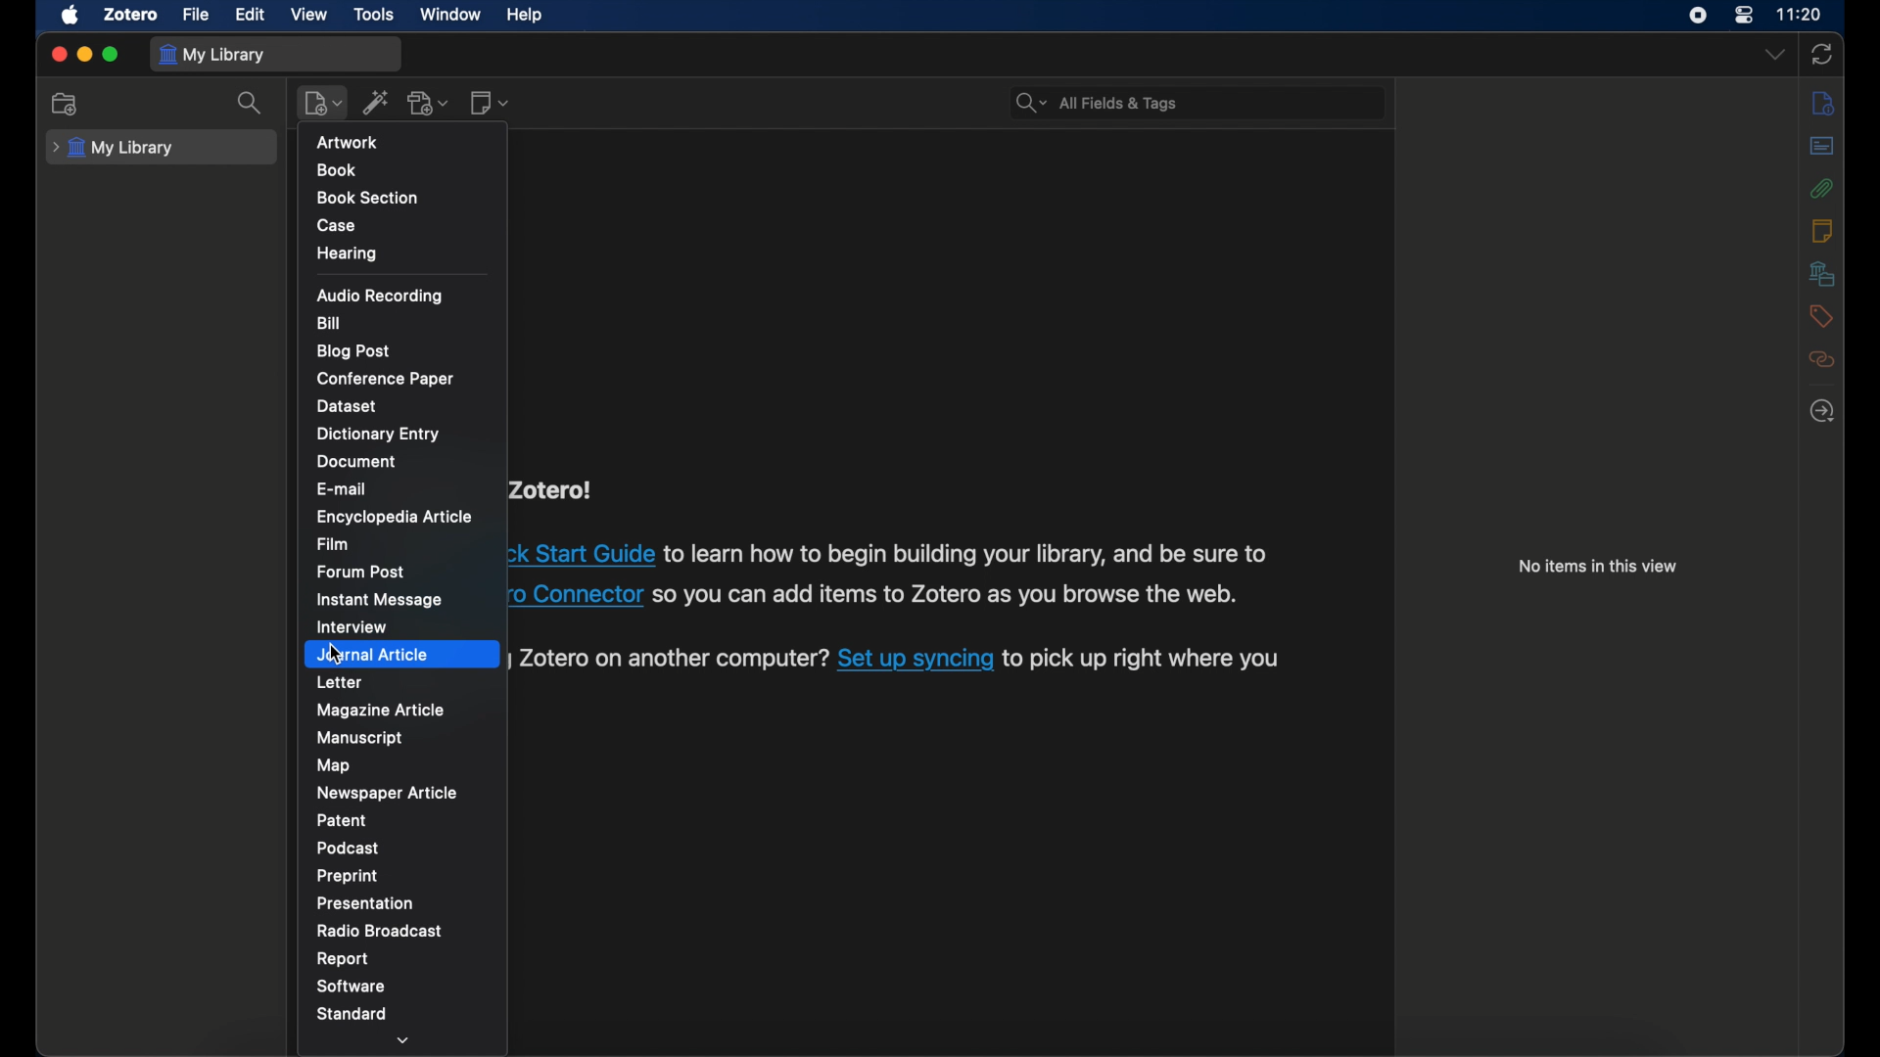 The height and width of the screenshot is (1057, 1880). What do you see at coordinates (381, 710) in the screenshot?
I see `magazine article` at bounding box center [381, 710].